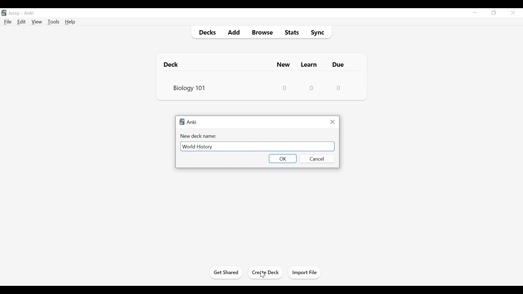 The image size is (523, 294). I want to click on Stats, so click(290, 31).